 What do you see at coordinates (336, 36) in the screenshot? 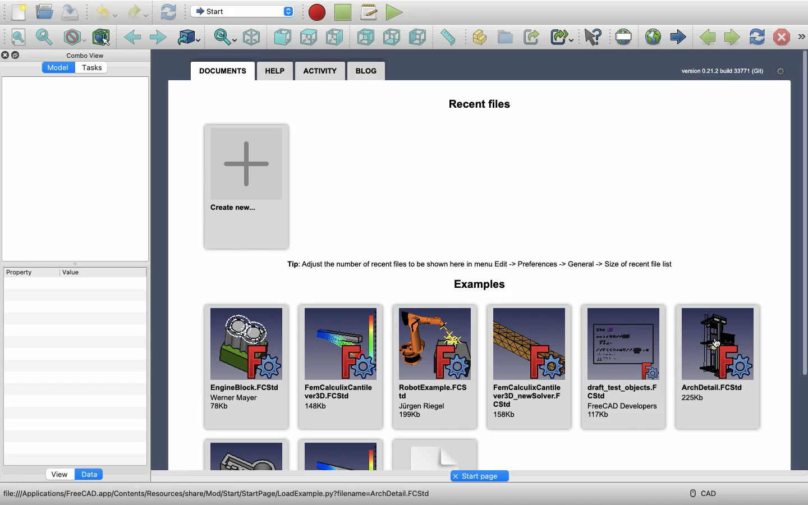
I see `Right` at bounding box center [336, 36].